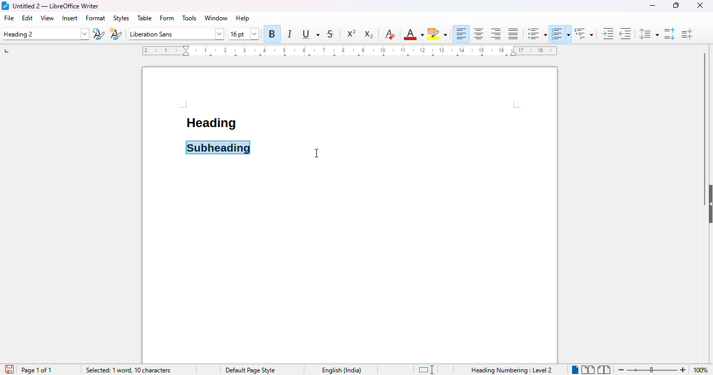 The height and width of the screenshot is (375, 713). Describe the element at coordinates (607, 33) in the screenshot. I see `increase indent` at that location.